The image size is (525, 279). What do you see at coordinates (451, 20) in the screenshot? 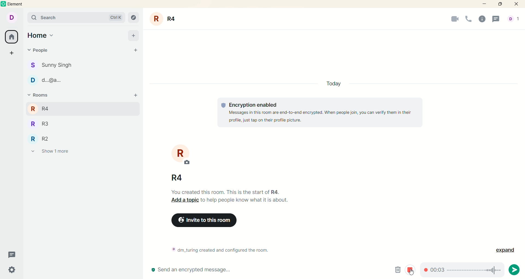
I see `video call` at bounding box center [451, 20].